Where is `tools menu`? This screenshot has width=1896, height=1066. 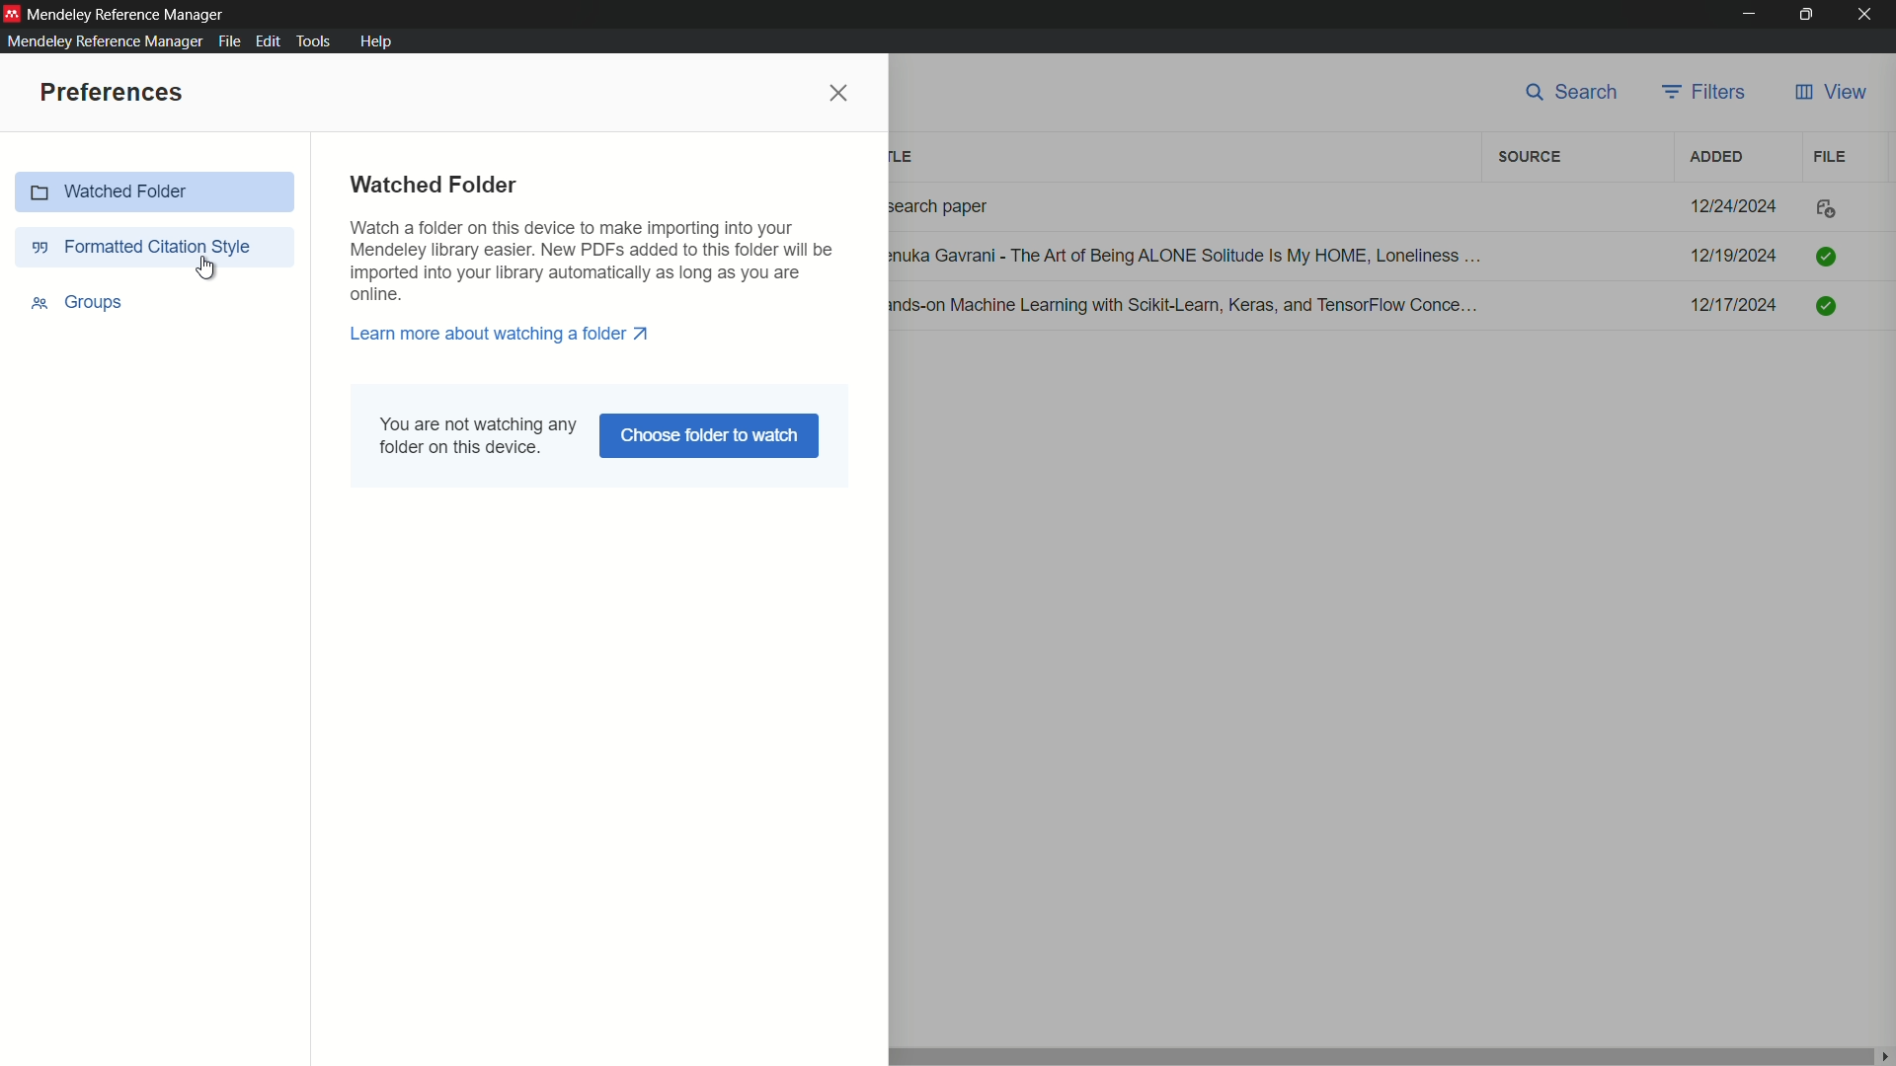 tools menu is located at coordinates (318, 41).